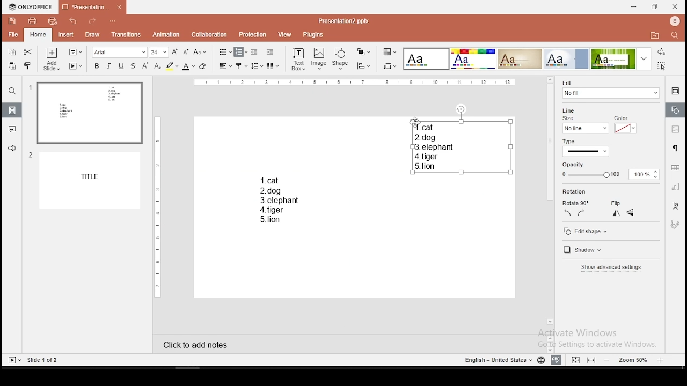  I want to click on copy, so click(12, 52).